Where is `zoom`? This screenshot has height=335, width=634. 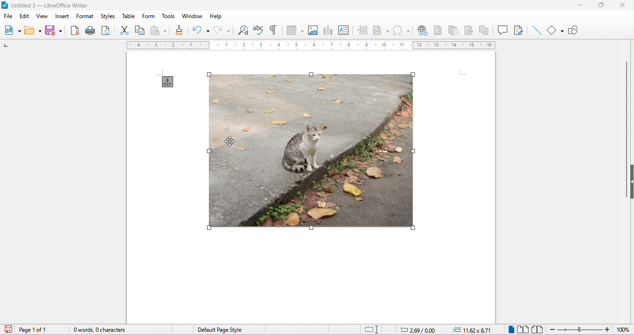 zoom is located at coordinates (587, 329).